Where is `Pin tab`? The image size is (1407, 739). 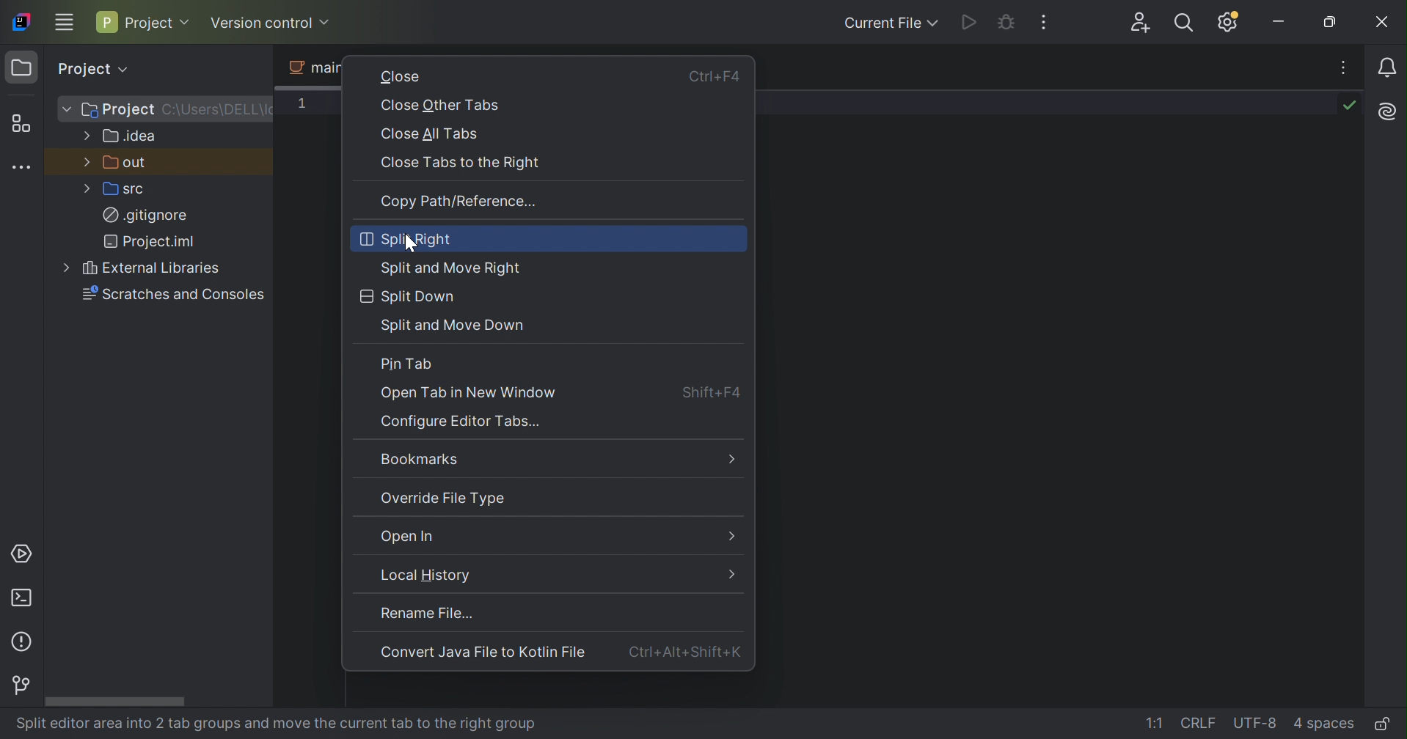
Pin tab is located at coordinates (403, 364).